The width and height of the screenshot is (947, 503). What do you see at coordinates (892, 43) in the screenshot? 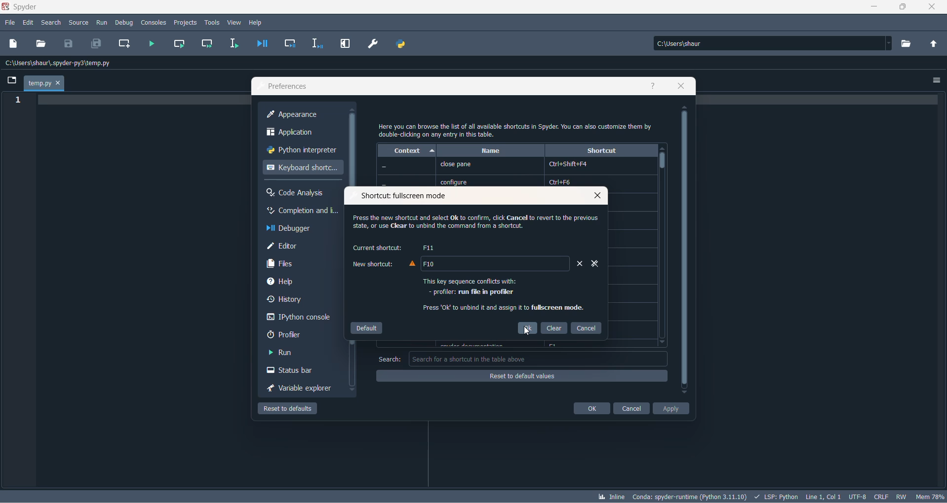
I see `path dropdown` at bounding box center [892, 43].